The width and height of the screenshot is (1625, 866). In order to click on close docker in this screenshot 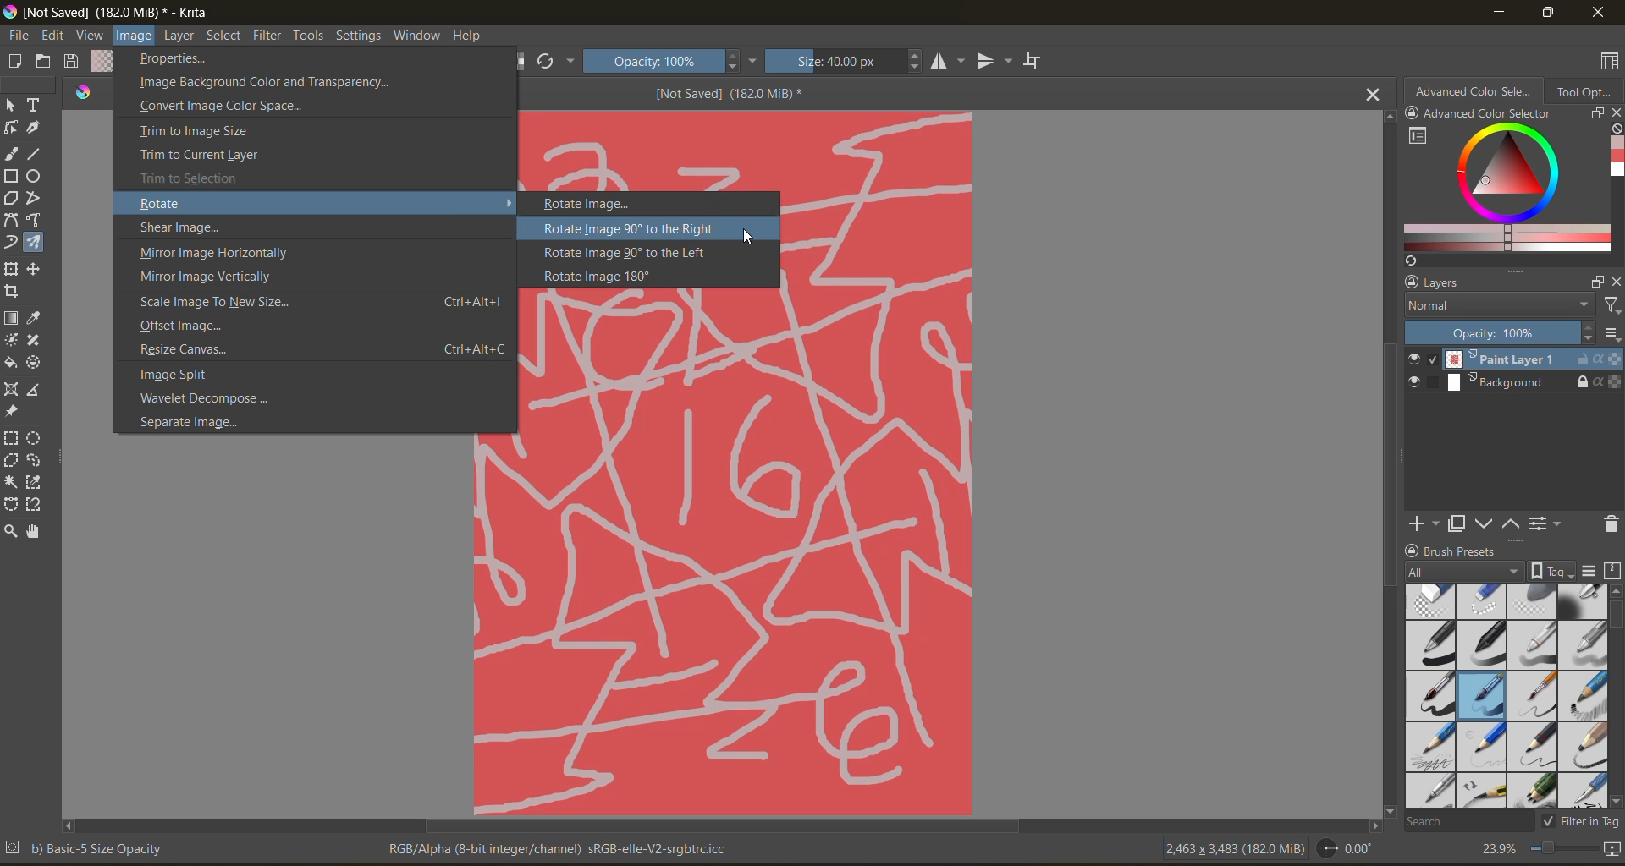, I will do `click(1615, 282)`.